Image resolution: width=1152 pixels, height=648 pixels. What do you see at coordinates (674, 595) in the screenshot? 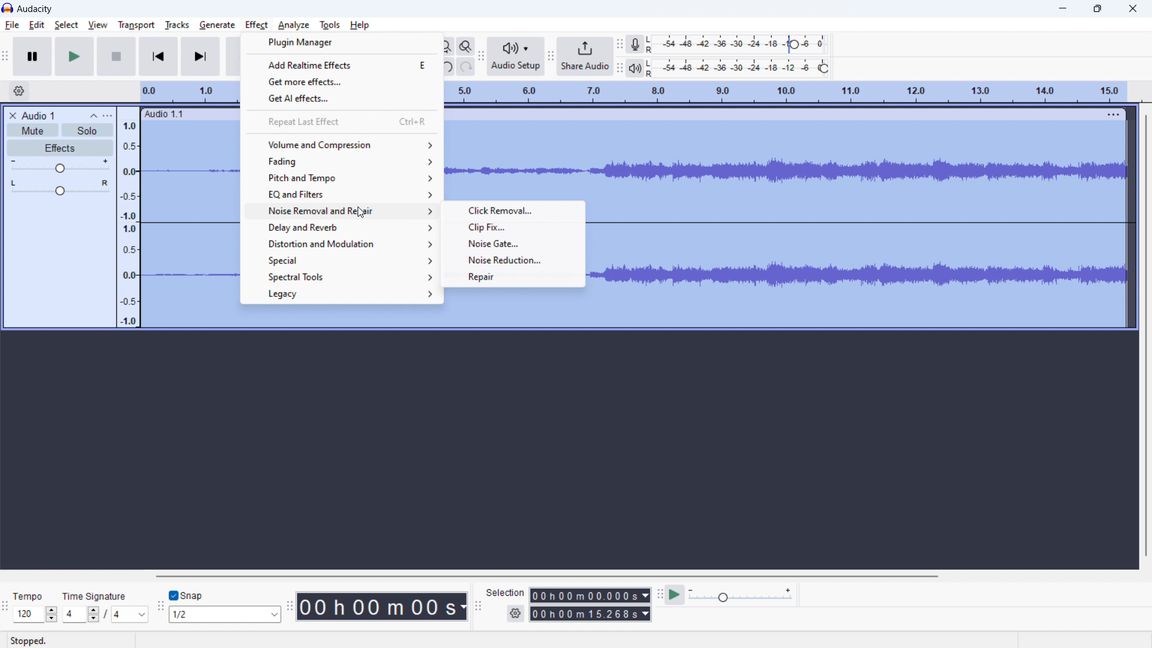
I see `play at speed` at bounding box center [674, 595].